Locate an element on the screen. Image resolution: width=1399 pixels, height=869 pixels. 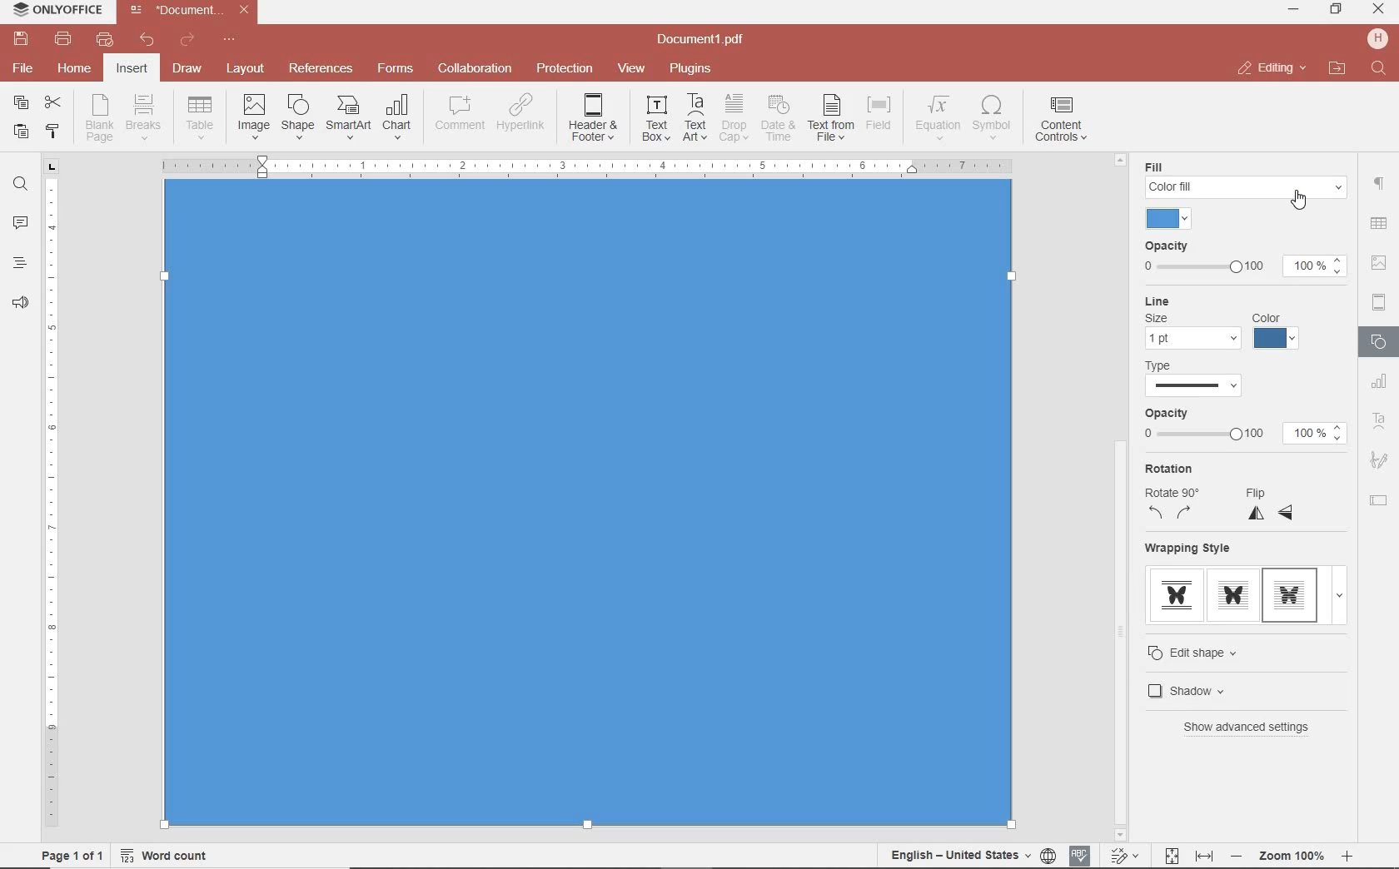
CURSOR is located at coordinates (1300, 204).